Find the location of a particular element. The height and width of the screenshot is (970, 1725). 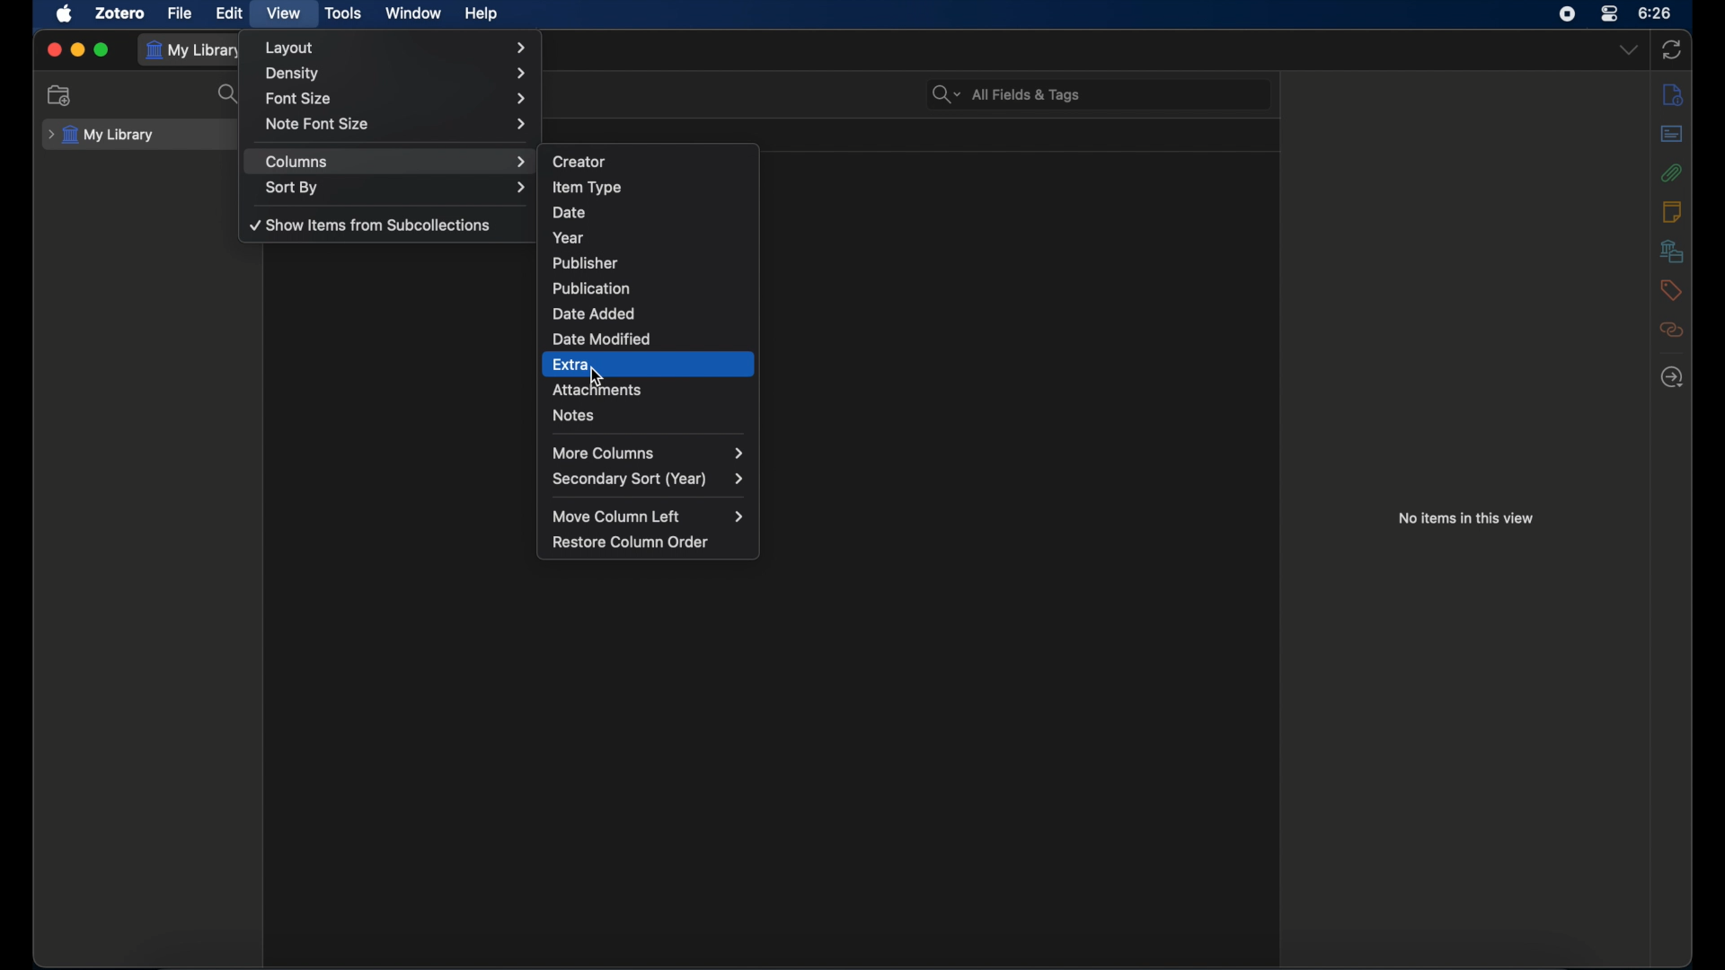

layout is located at coordinates (400, 48).